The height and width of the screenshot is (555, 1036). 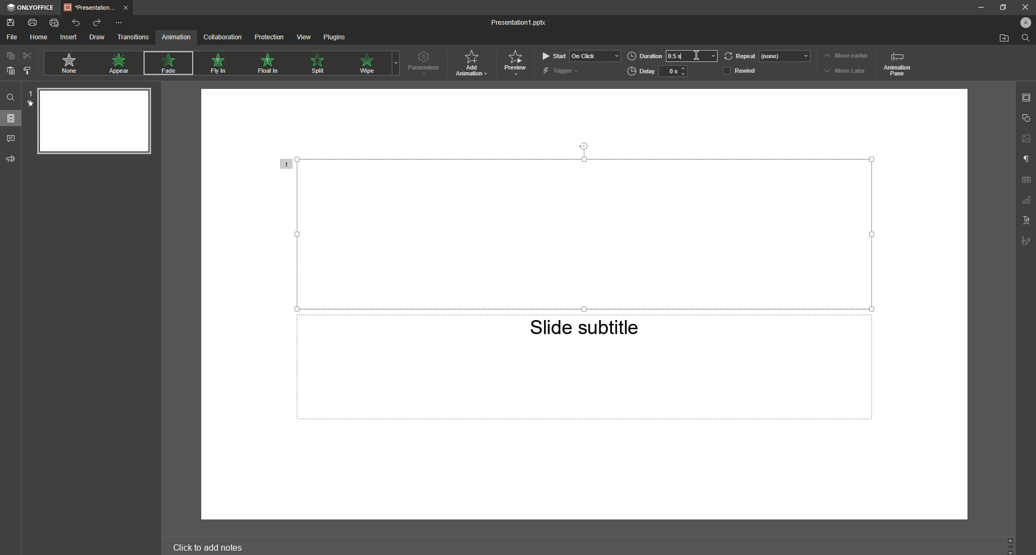 I want to click on Redo, so click(x=97, y=23).